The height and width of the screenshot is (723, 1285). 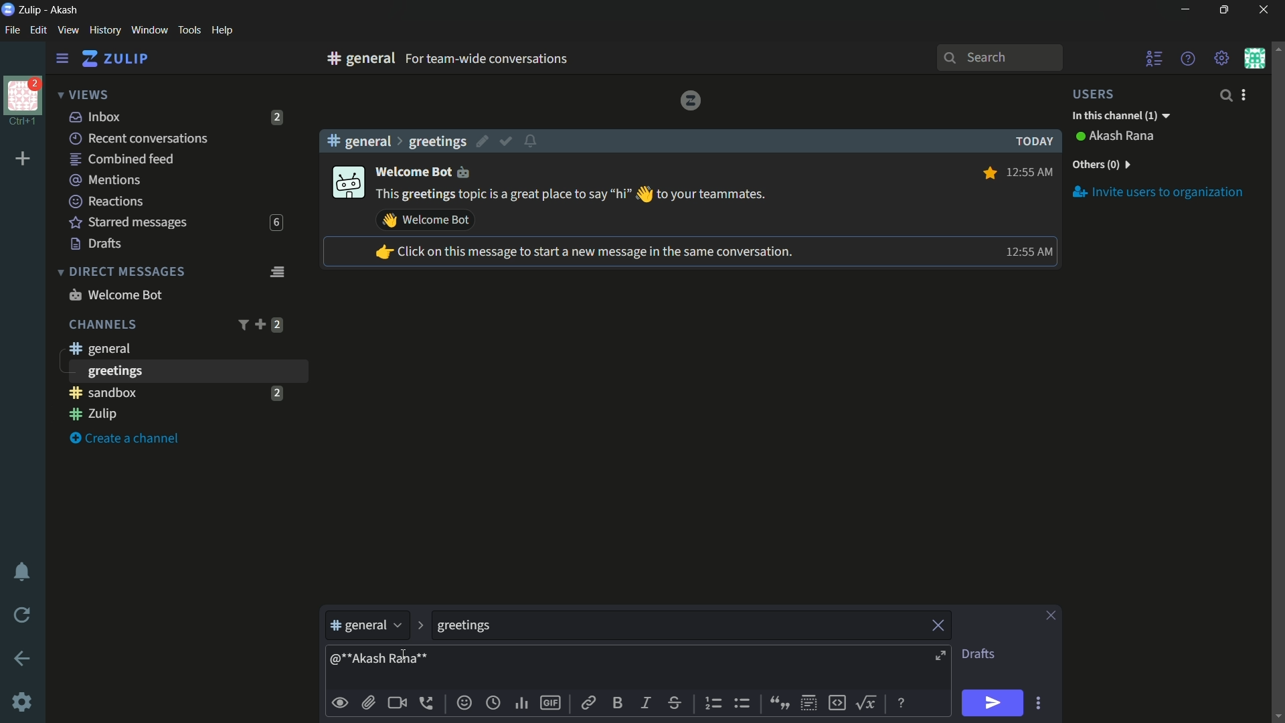 What do you see at coordinates (1222, 58) in the screenshot?
I see `main menu` at bounding box center [1222, 58].